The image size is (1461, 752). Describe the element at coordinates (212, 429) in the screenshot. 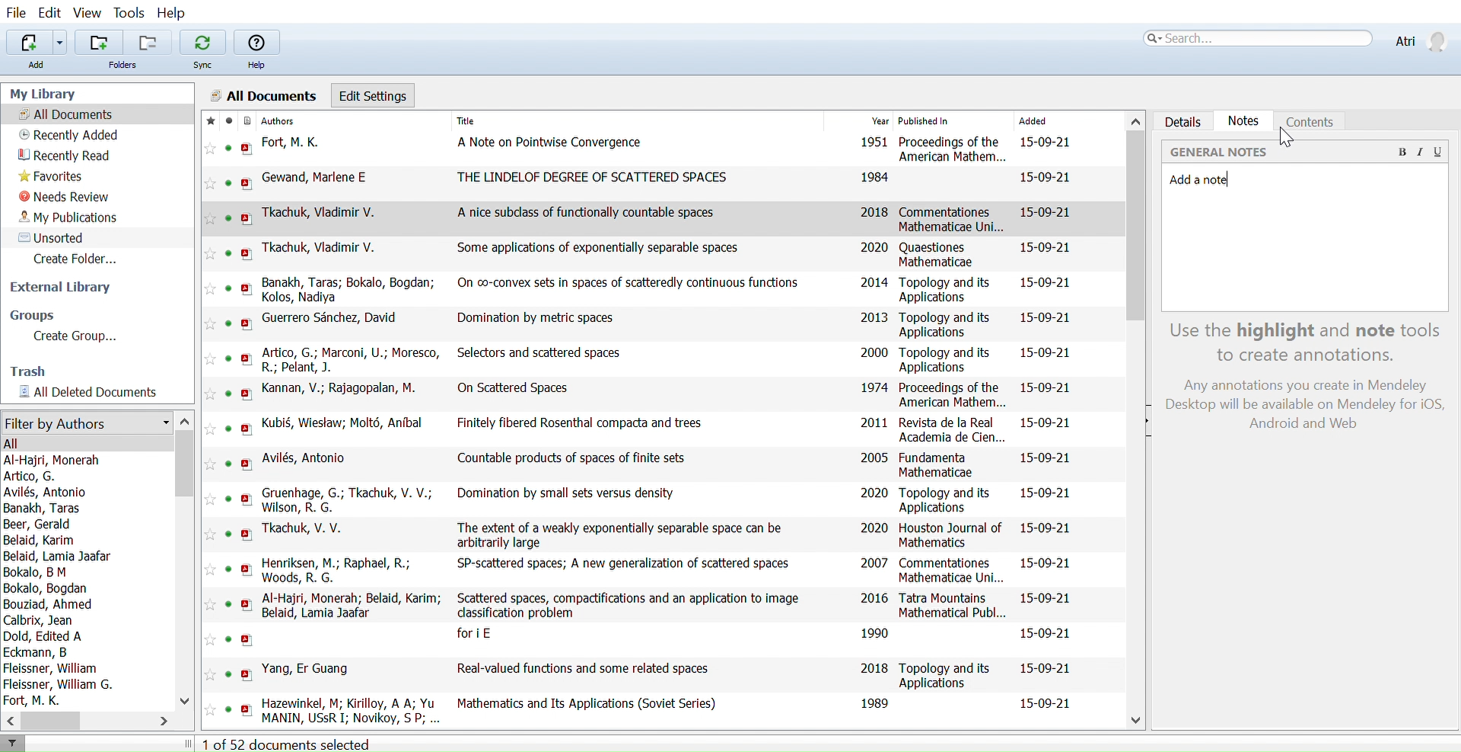

I see `Add this reference to favorites` at that location.